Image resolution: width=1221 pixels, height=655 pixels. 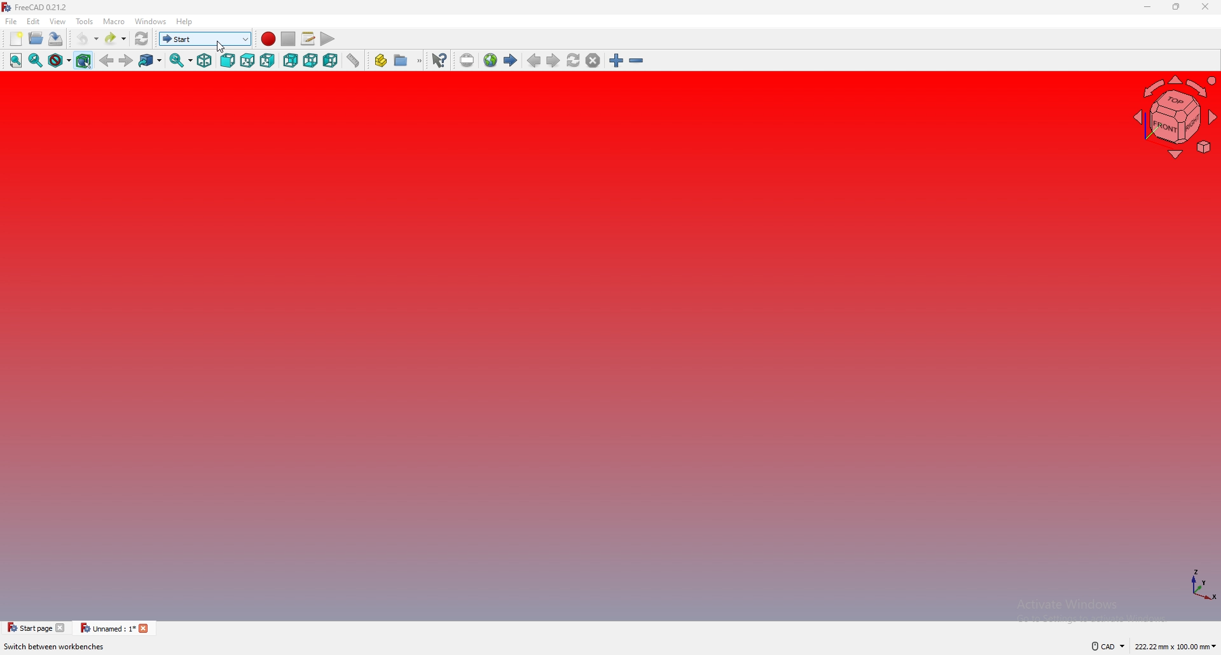 What do you see at coordinates (60, 60) in the screenshot?
I see `draw style` at bounding box center [60, 60].